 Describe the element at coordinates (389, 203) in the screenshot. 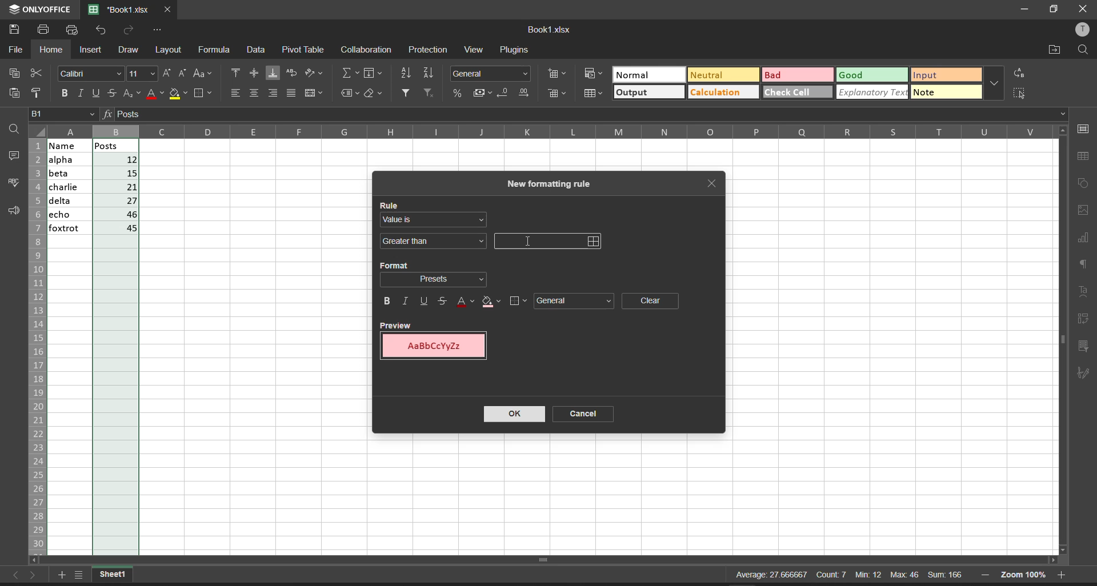

I see `rule` at that location.